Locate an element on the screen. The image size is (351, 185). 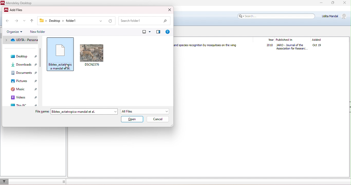
Cursor is located at coordinates (68, 66).